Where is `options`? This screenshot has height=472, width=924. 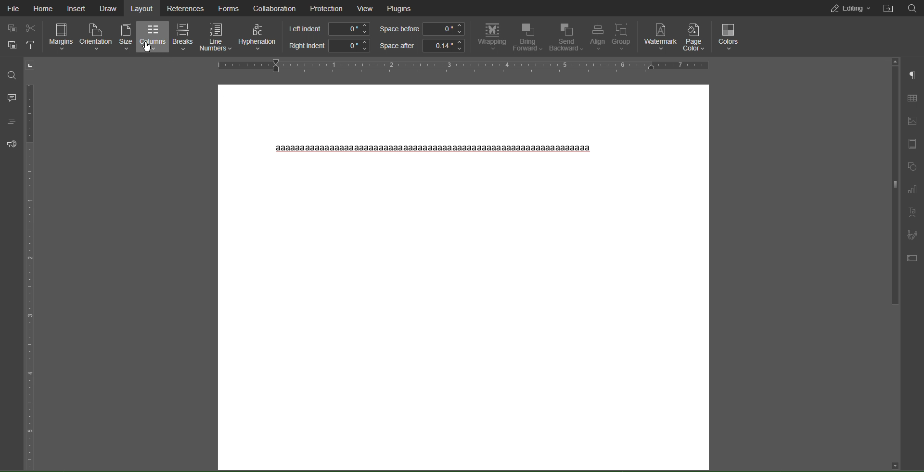 options is located at coordinates (35, 46).